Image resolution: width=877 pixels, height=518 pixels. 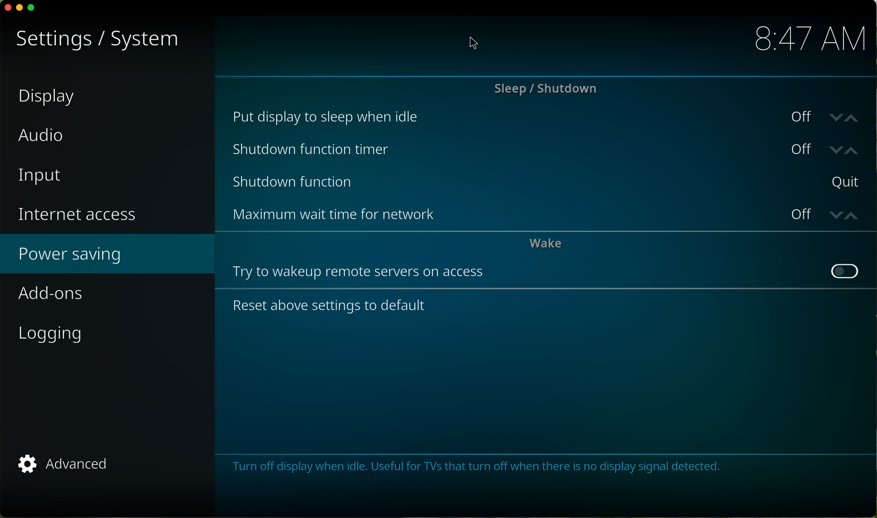 What do you see at coordinates (58, 39) in the screenshot?
I see `settings` at bounding box center [58, 39].